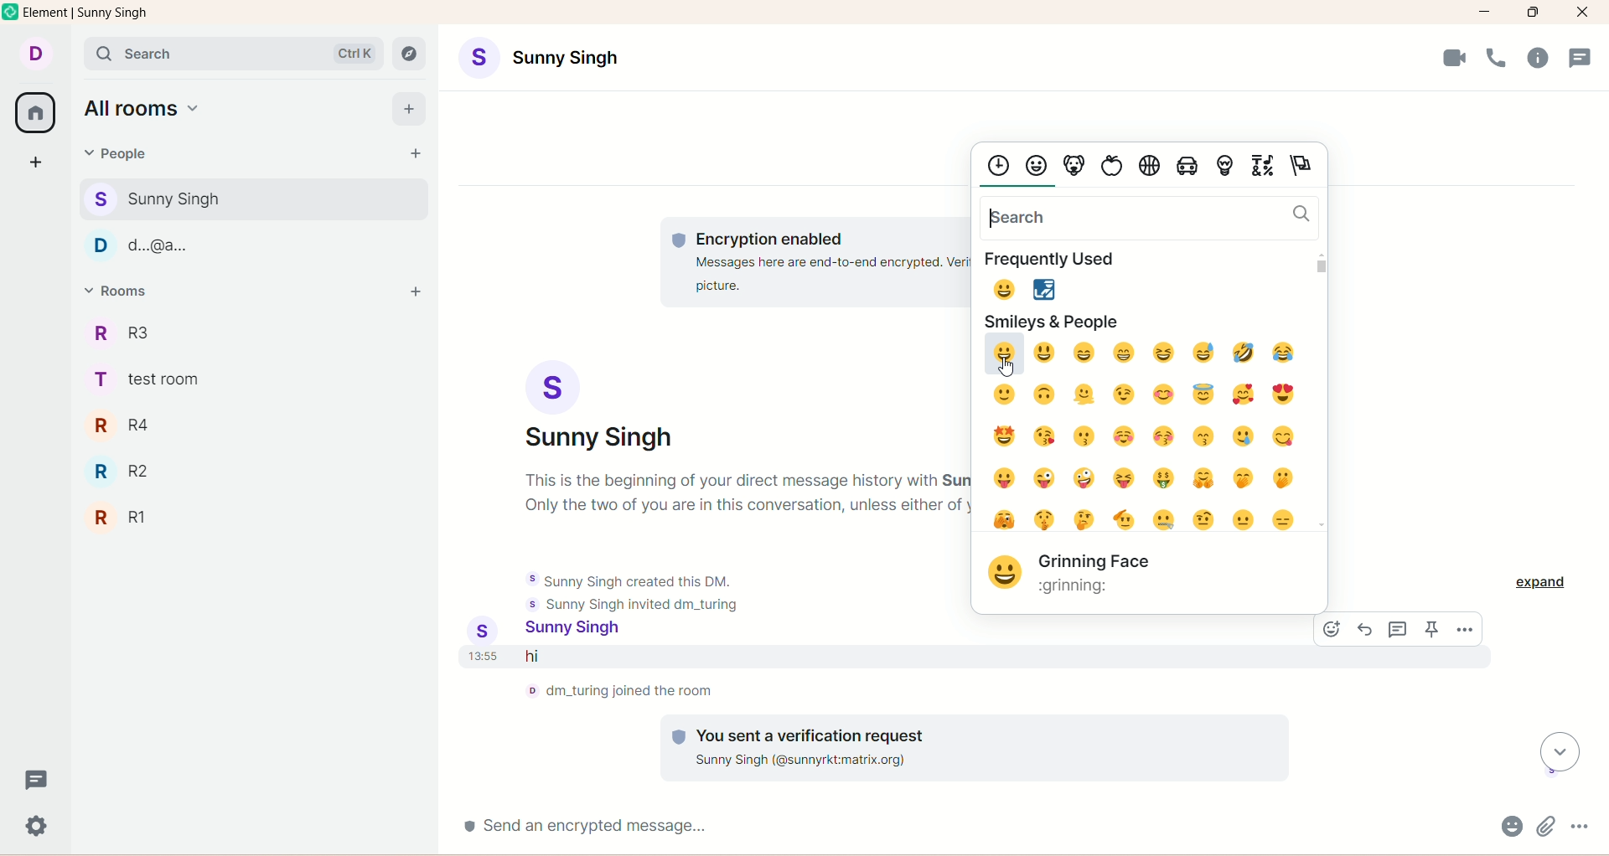  What do you see at coordinates (1125, 394) in the screenshot?
I see `Winking face` at bounding box center [1125, 394].